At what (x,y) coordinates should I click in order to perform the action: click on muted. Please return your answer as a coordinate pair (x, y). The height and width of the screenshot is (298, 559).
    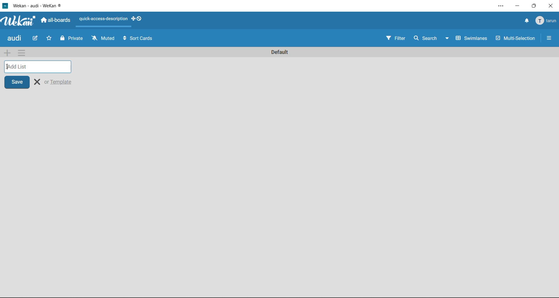
    Looking at the image, I should click on (103, 40).